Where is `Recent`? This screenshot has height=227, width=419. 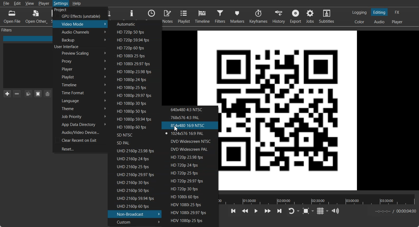 Recent is located at coordinates (151, 13).